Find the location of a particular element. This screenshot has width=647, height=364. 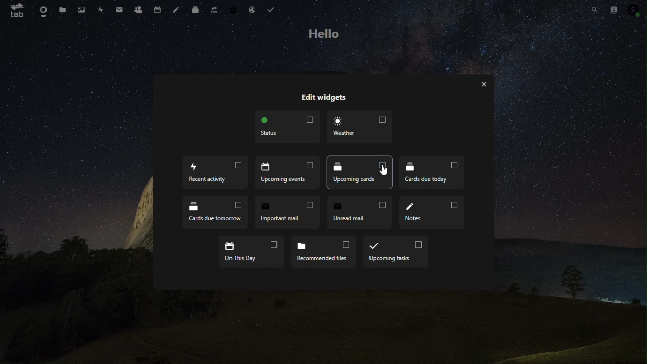

Upcoming cards is located at coordinates (359, 173).